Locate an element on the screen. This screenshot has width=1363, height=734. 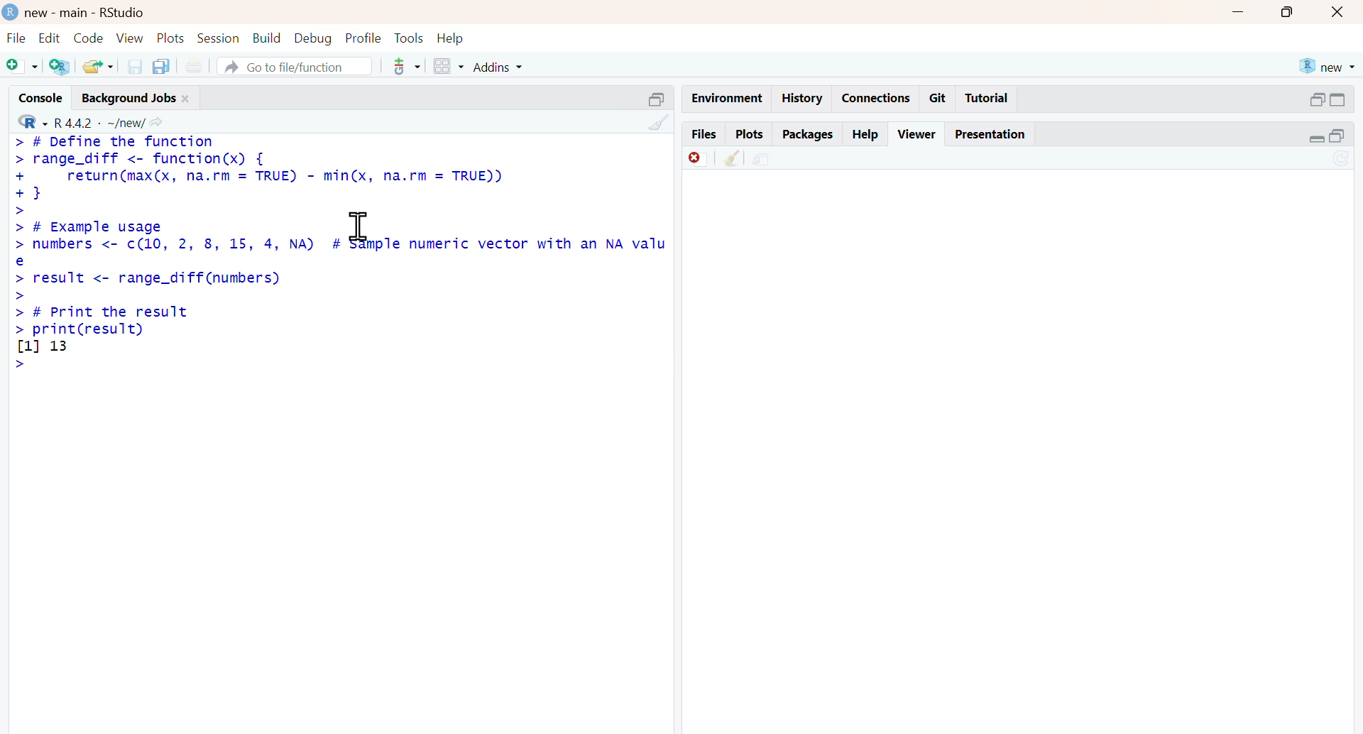
console is located at coordinates (44, 98).